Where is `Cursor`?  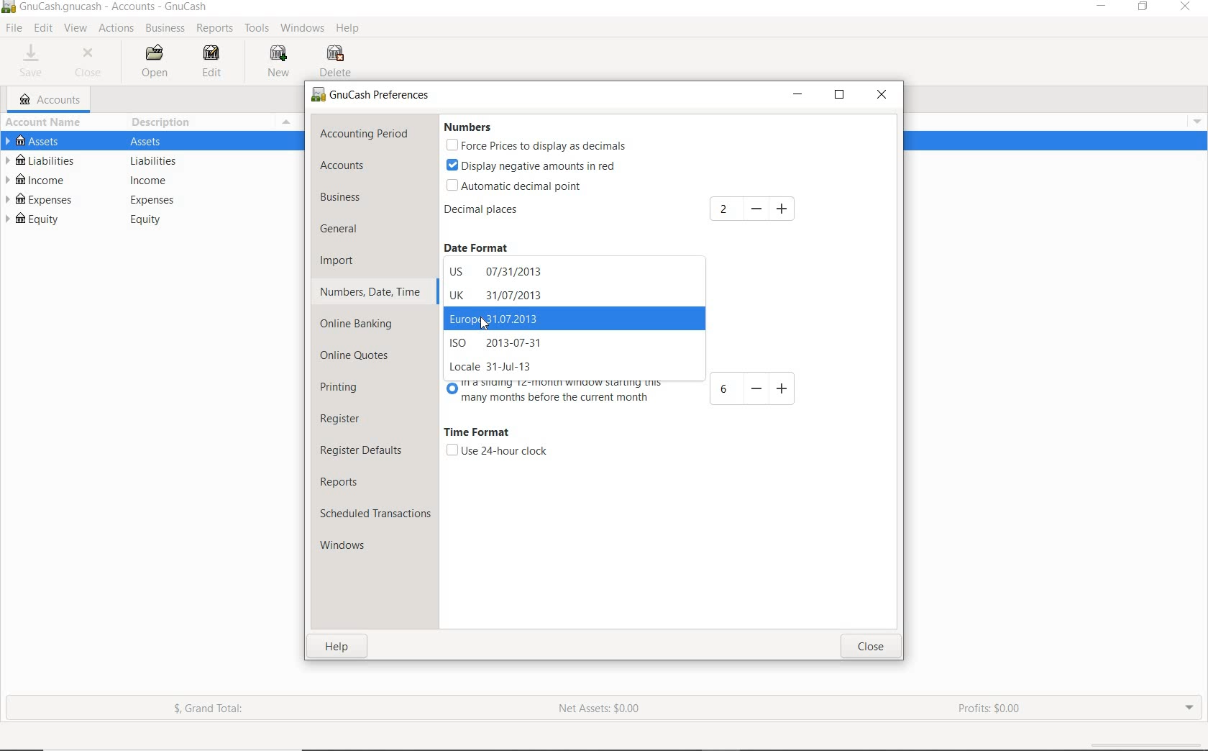
Cursor is located at coordinates (482, 326).